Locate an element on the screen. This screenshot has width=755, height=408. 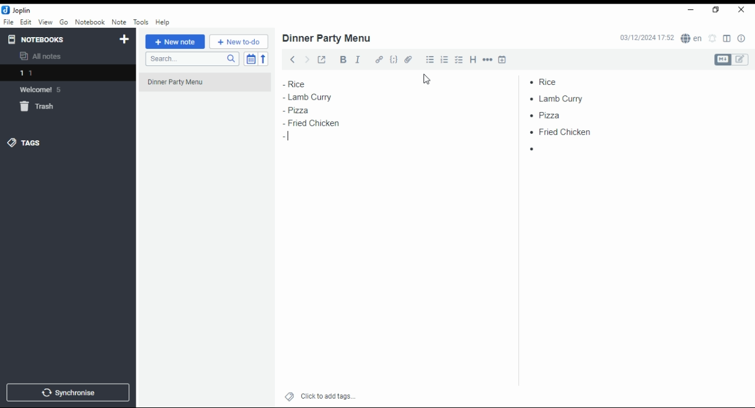
attach file is located at coordinates (410, 59).